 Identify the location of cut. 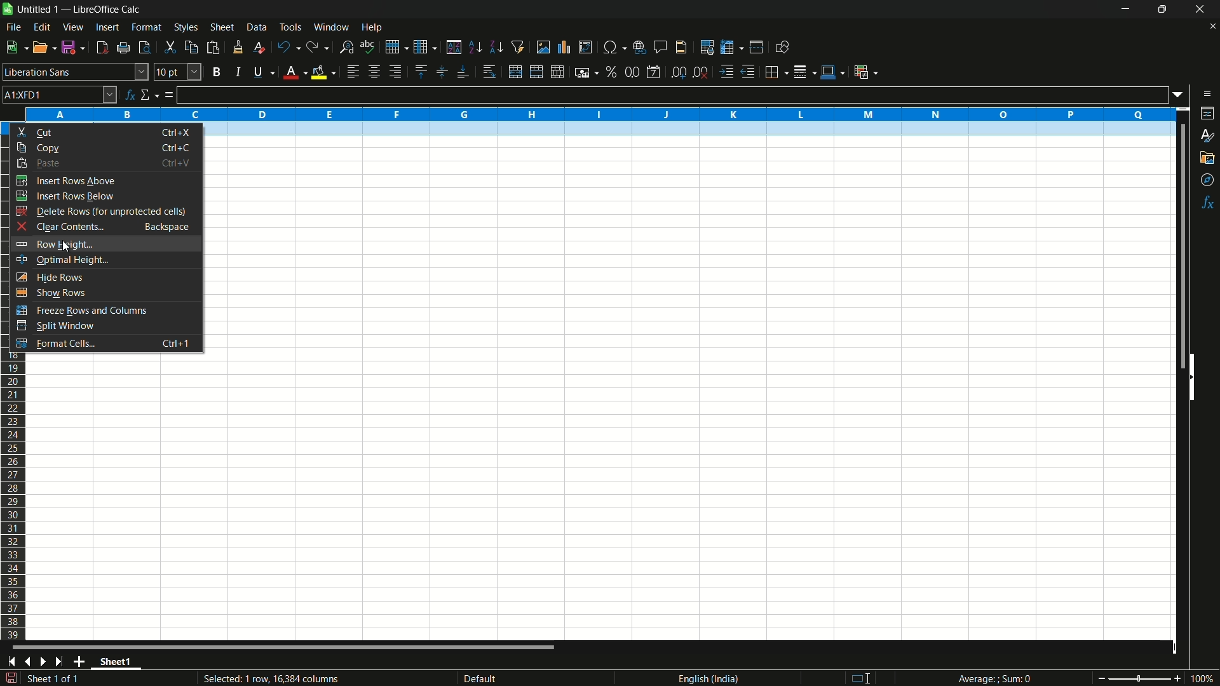
(107, 131).